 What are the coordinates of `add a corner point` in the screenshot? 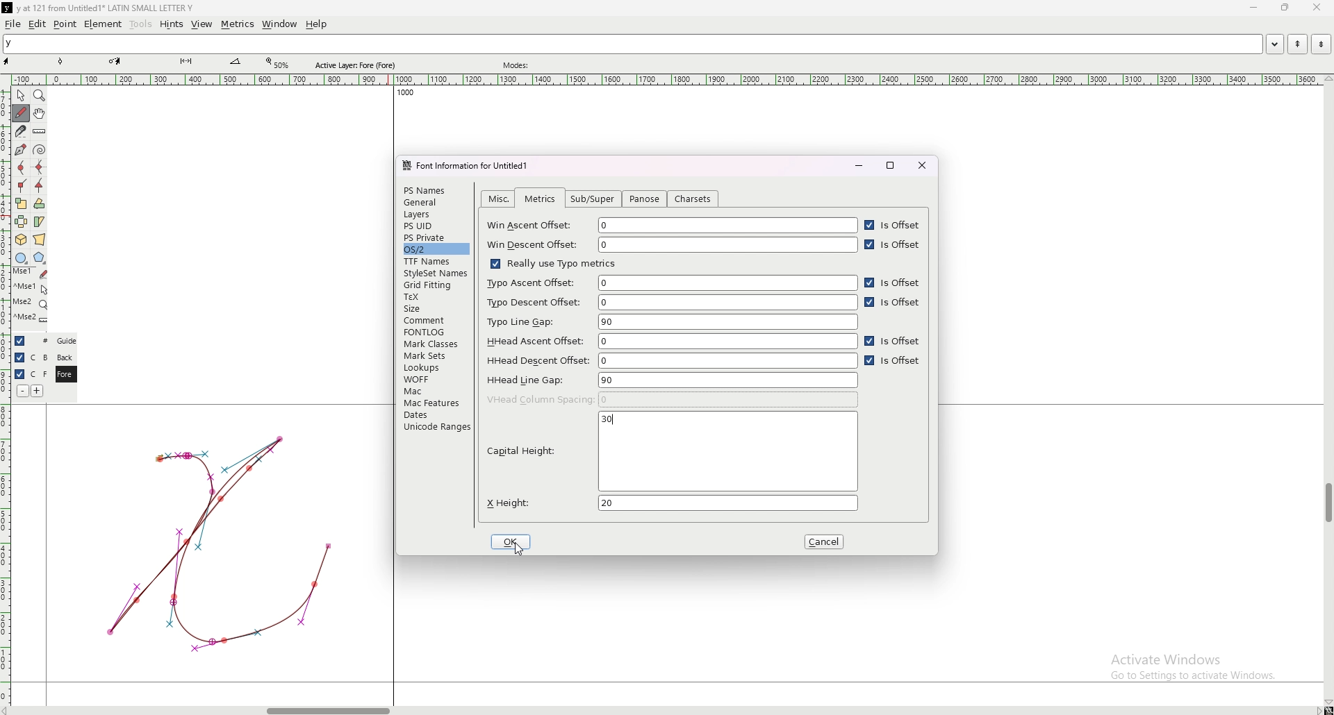 It's located at (22, 185).